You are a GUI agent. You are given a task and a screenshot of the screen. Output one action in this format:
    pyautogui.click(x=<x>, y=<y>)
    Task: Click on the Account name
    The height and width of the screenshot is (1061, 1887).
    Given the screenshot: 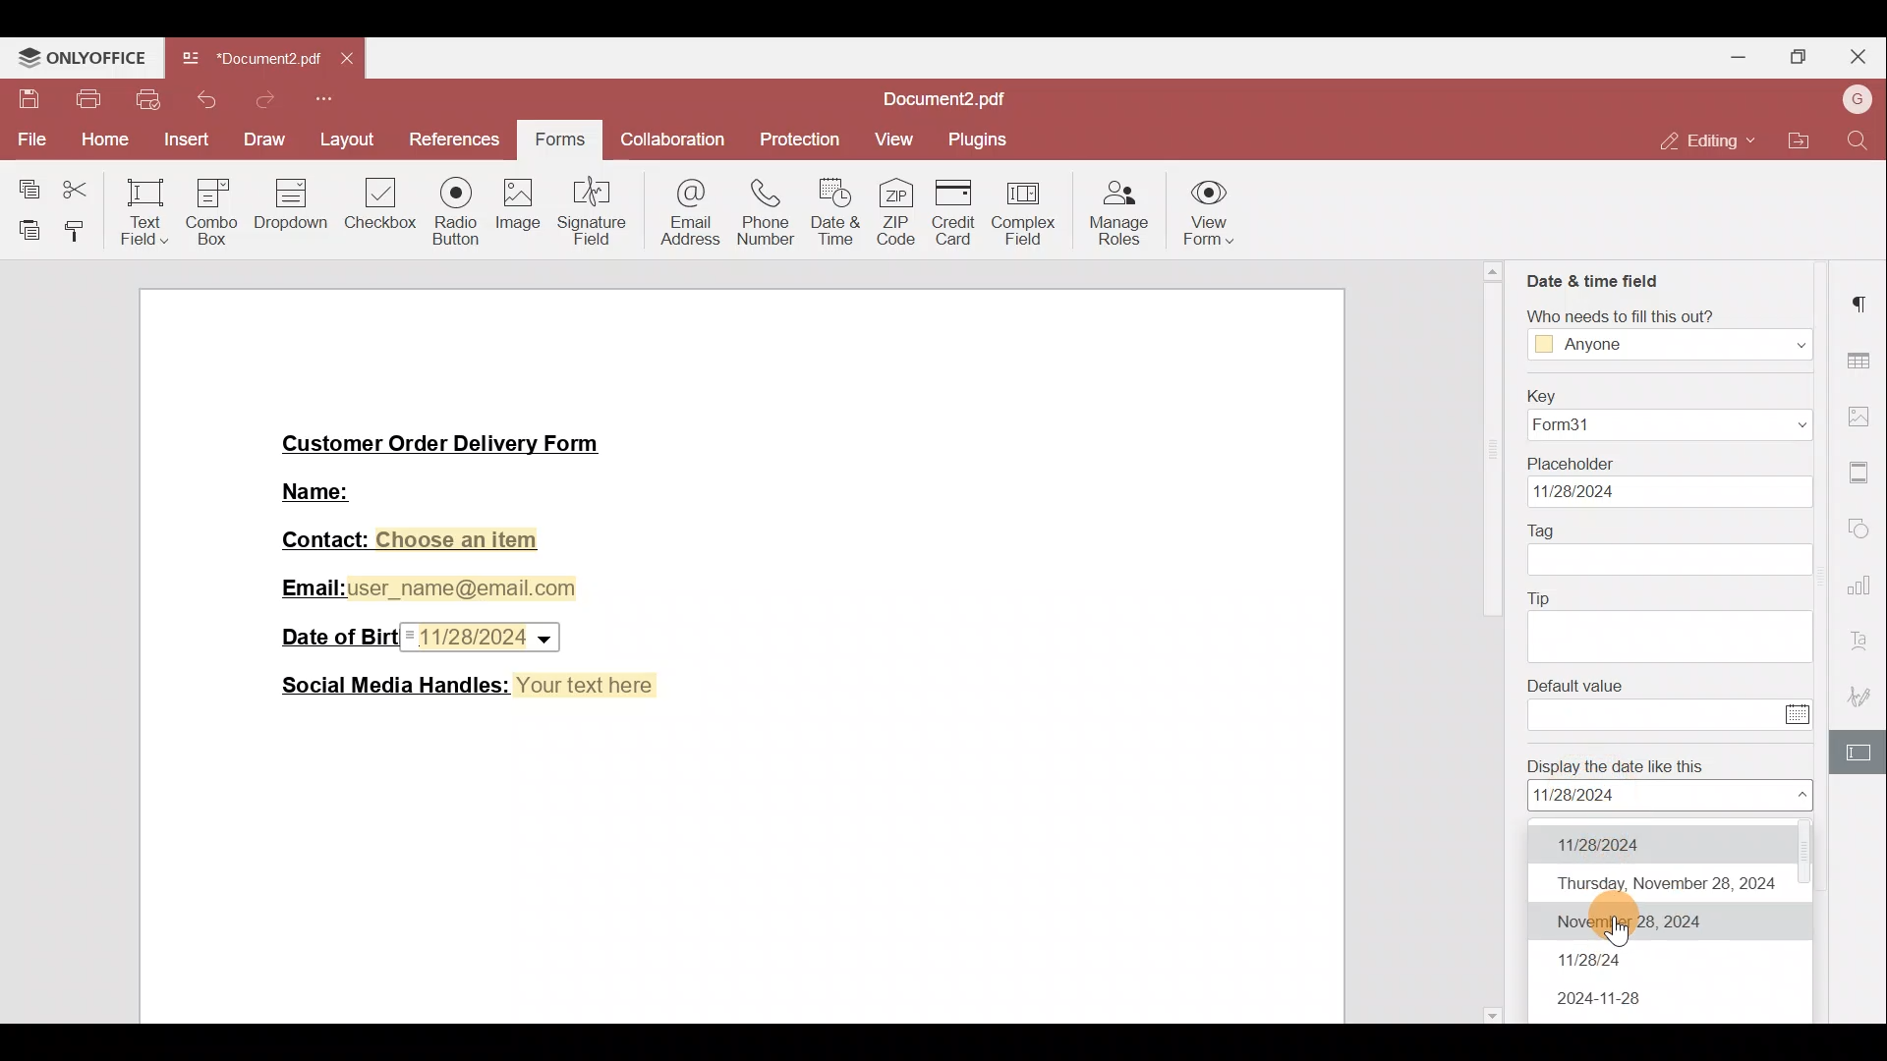 What is the action you would take?
    pyautogui.click(x=1856, y=98)
    